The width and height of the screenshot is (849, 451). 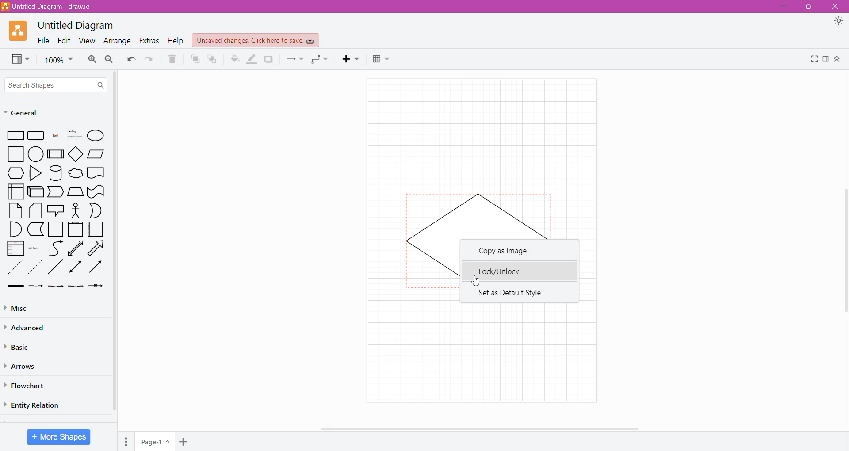 What do you see at coordinates (20, 346) in the screenshot?
I see `Basic` at bounding box center [20, 346].